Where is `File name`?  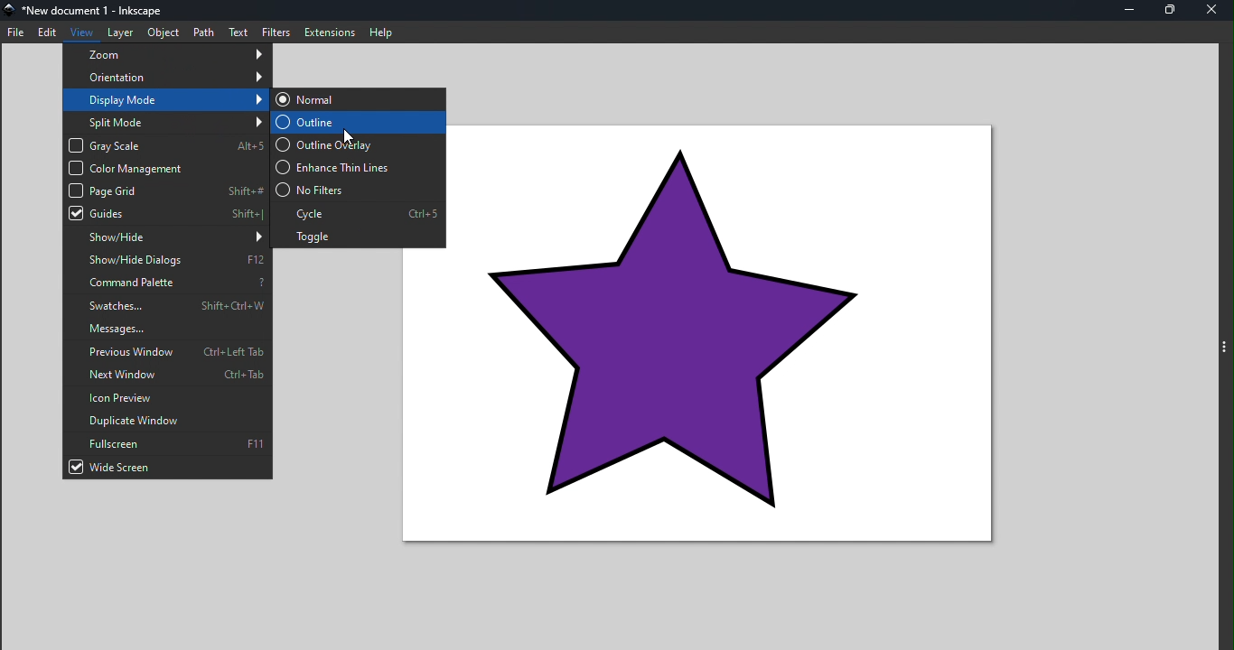
File name is located at coordinates (88, 13).